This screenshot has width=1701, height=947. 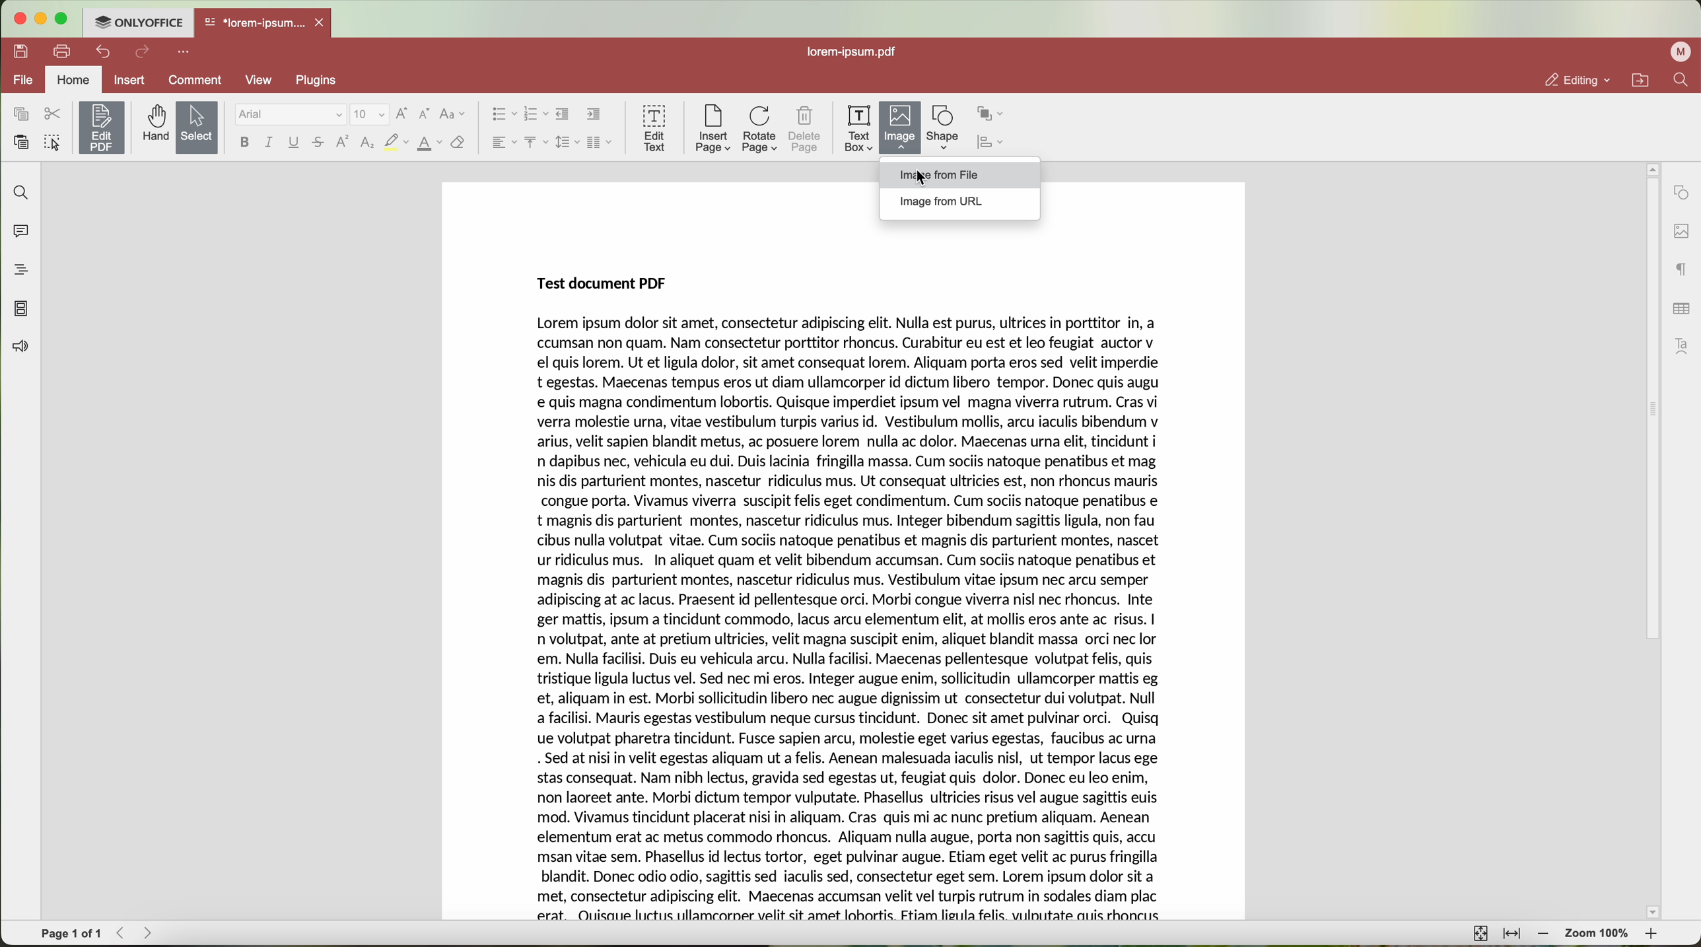 What do you see at coordinates (1685, 346) in the screenshot?
I see `text art settings` at bounding box center [1685, 346].